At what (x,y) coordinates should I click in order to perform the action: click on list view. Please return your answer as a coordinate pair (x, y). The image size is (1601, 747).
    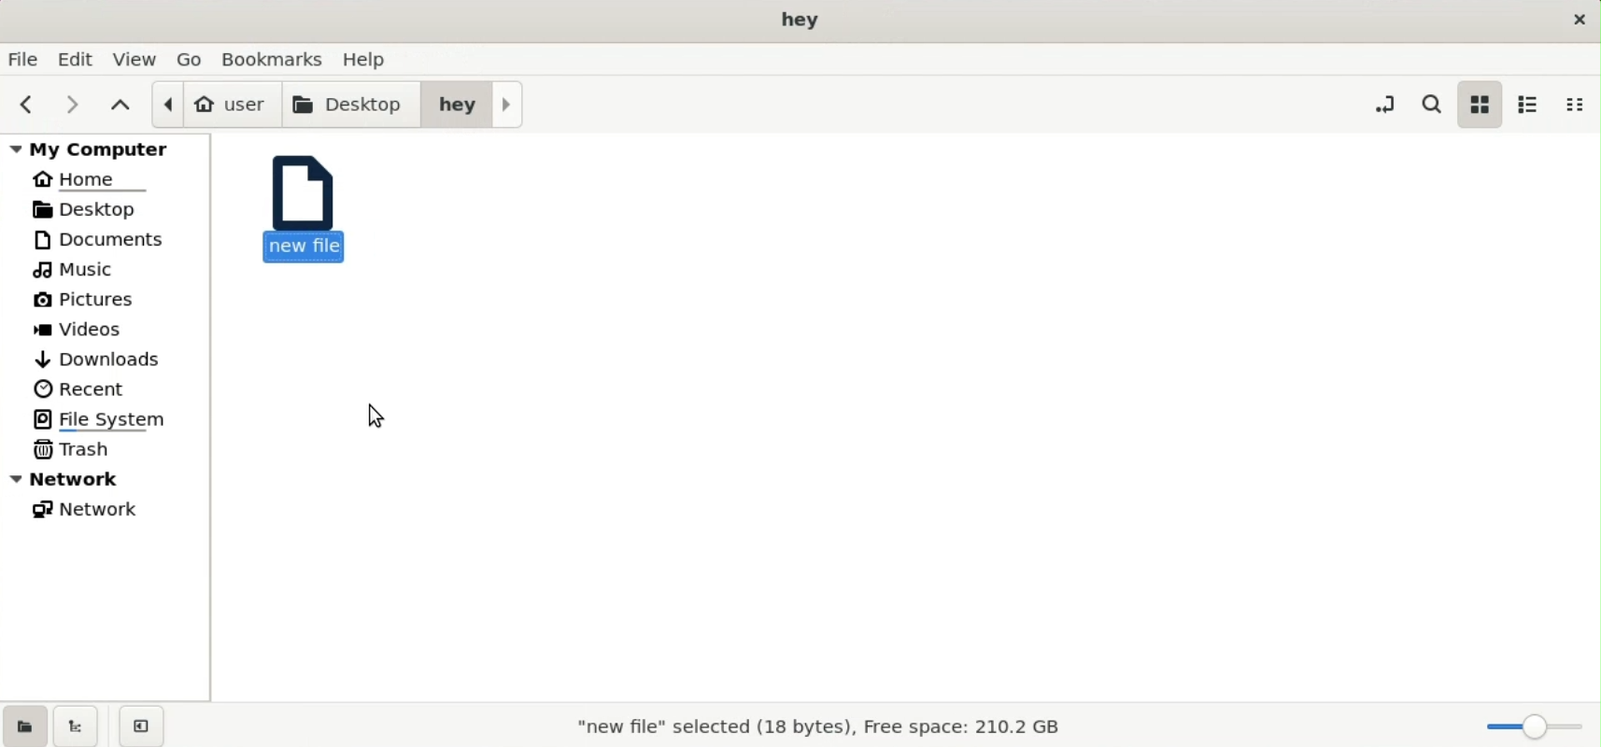
    Looking at the image, I should click on (1528, 104).